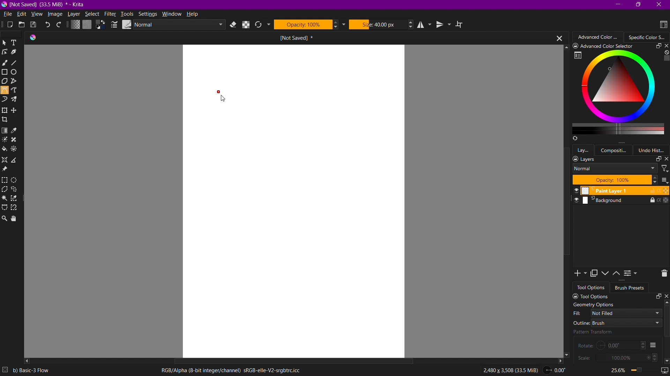  What do you see at coordinates (35, 25) in the screenshot?
I see `Save` at bounding box center [35, 25].